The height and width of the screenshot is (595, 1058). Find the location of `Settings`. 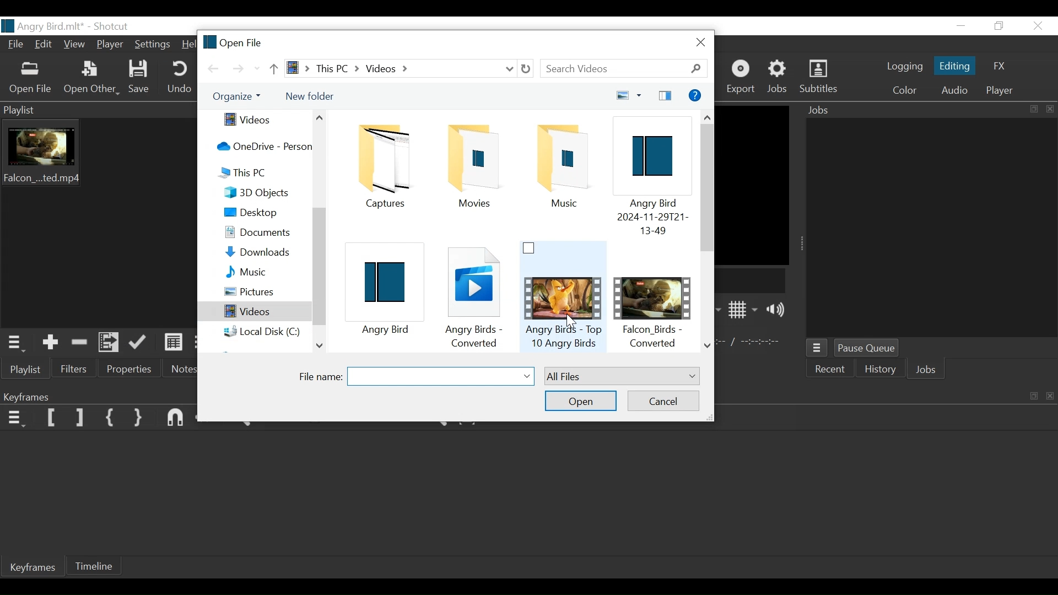

Settings is located at coordinates (153, 45).